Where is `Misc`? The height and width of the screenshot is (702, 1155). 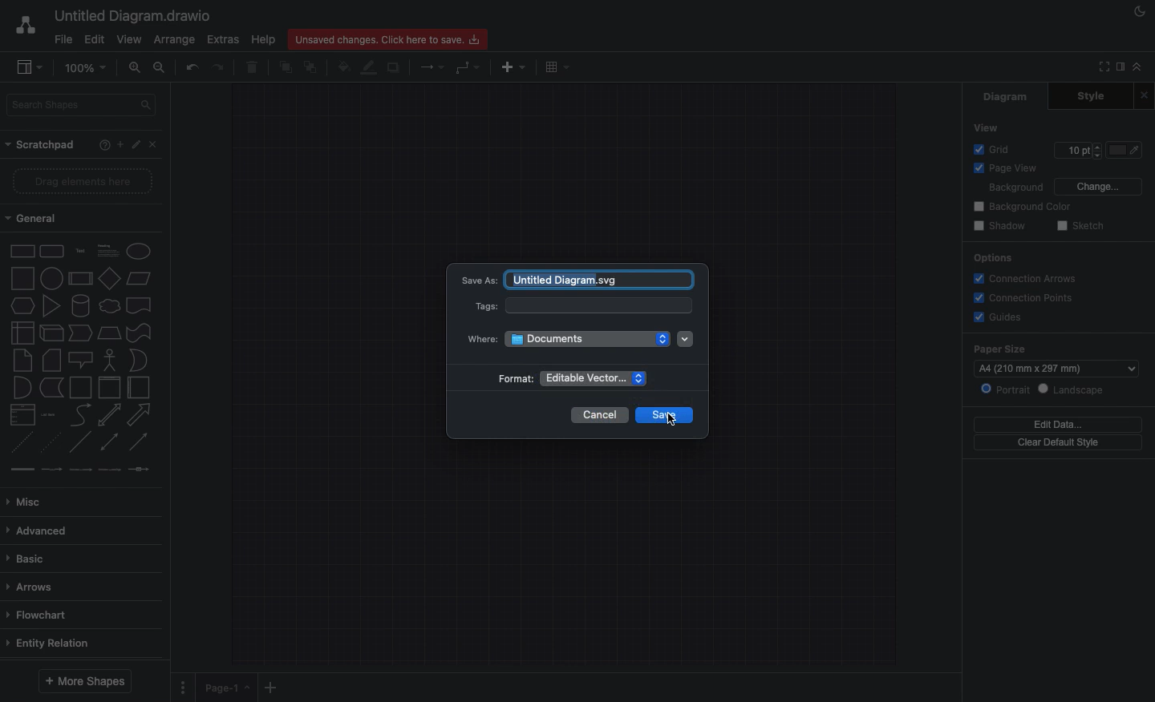
Misc is located at coordinates (33, 502).